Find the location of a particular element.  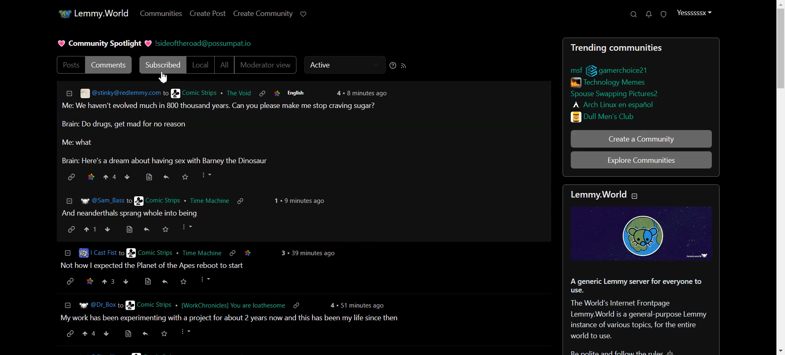

Starred is located at coordinates (276, 92).